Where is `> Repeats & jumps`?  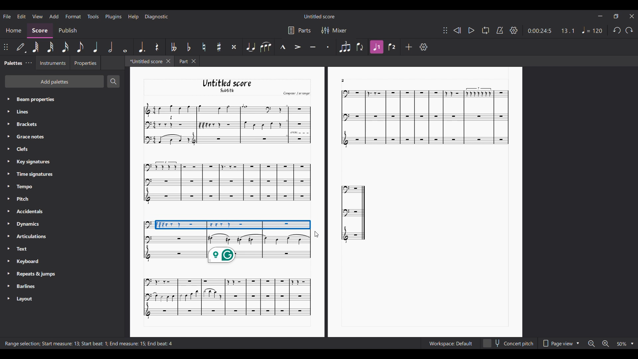
> Repeats & jumps is located at coordinates (32, 274).